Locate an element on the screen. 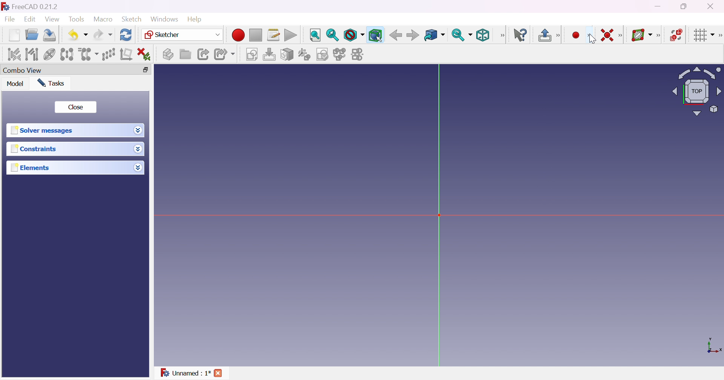  Stop macro recording... is located at coordinates (256, 35).